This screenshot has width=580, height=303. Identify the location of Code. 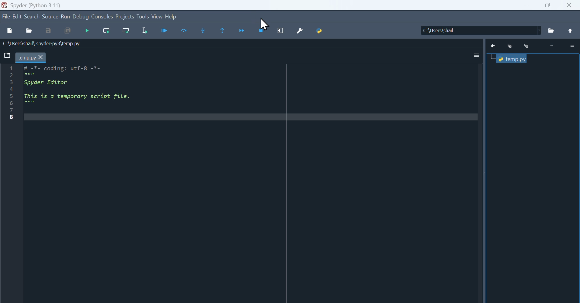
(83, 86).